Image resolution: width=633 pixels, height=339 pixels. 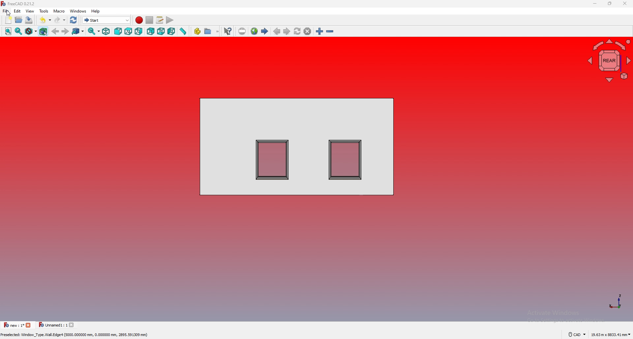 What do you see at coordinates (60, 19) in the screenshot?
I see `redo` at bounding box center [60, 19].